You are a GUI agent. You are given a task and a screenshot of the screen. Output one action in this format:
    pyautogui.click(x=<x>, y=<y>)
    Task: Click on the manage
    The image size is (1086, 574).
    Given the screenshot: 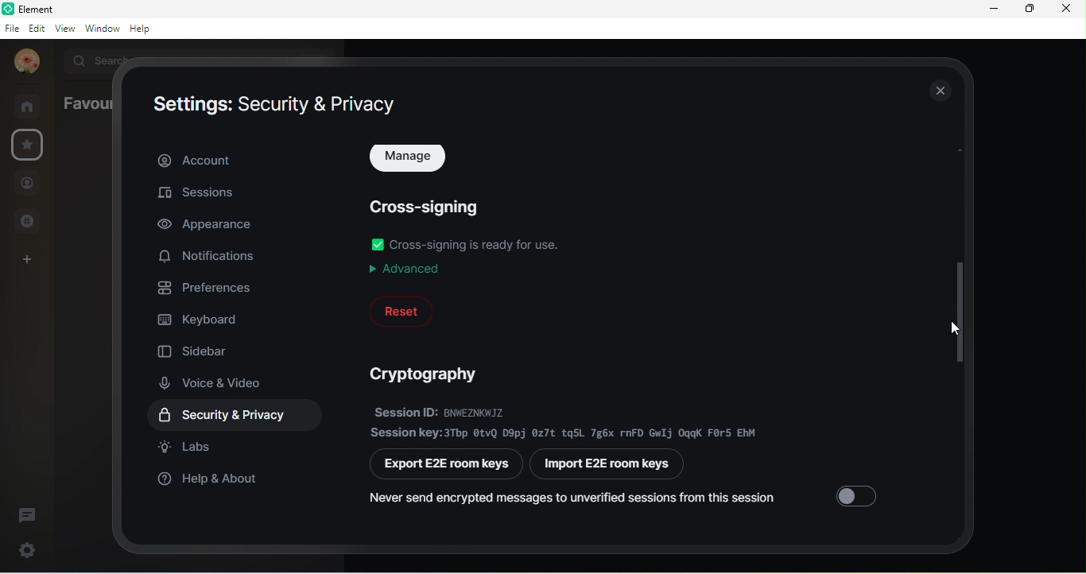 What is the action you would take?
    pyautogui.click(x=410, y=160)
    